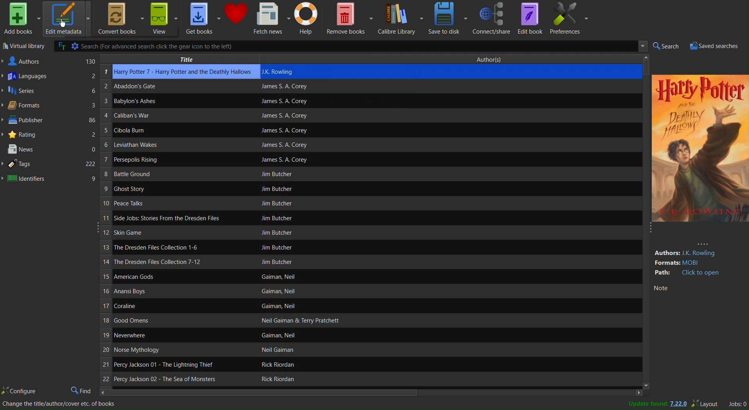  I want to click on Layout, so click(706, 404).